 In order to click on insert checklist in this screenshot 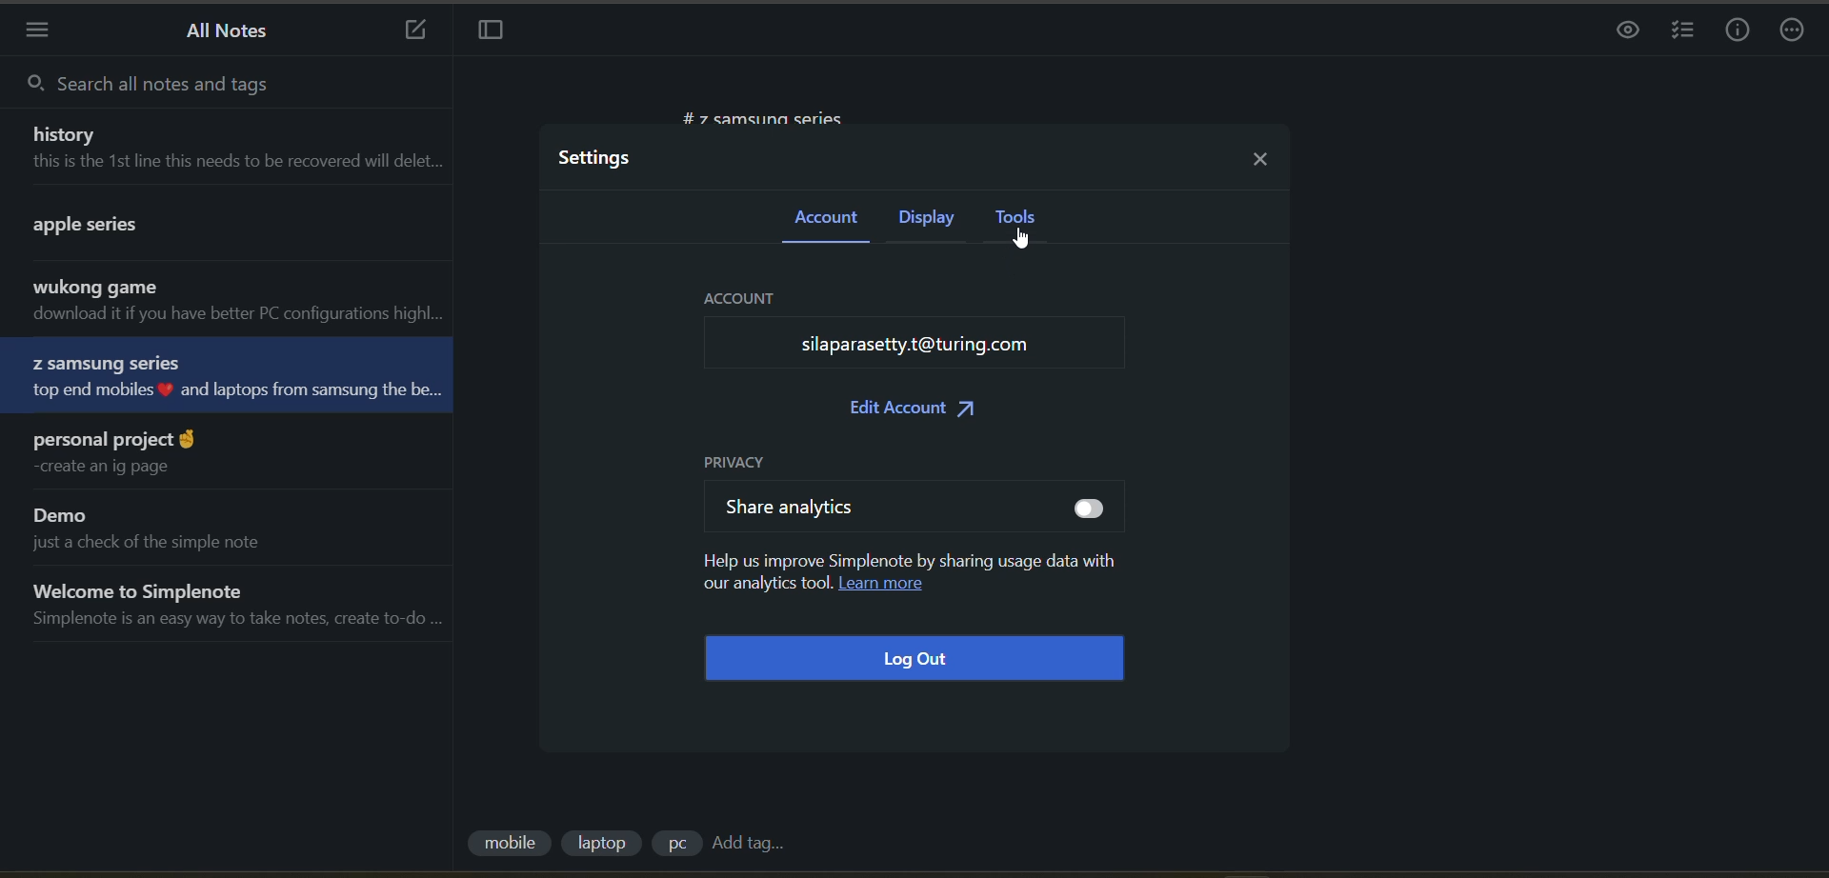, I will do `click(1685, 32)`.